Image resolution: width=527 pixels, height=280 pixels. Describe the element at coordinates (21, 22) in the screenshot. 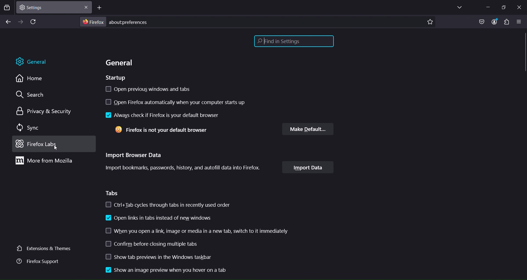

I see `go forward one page` at that location.